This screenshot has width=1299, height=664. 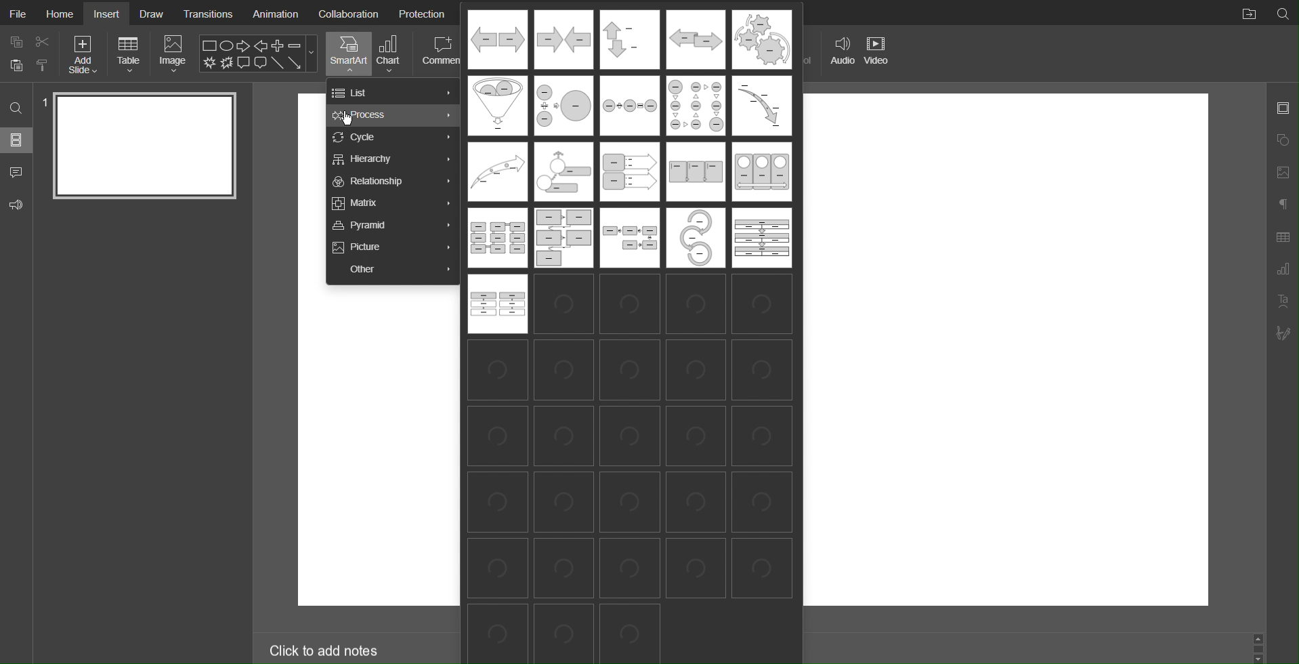 I want to click on Add Slide, so click(x=85, y=55).